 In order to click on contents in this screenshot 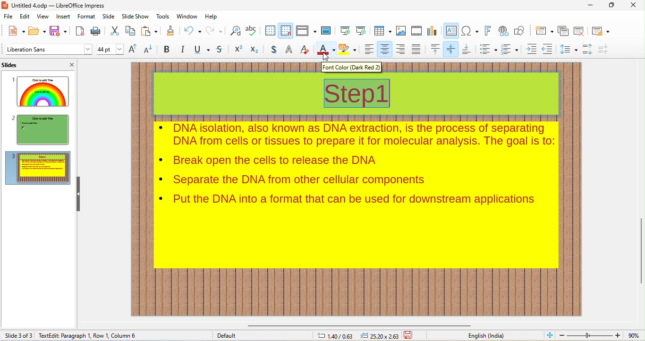, I will do `click(356, 162)`.